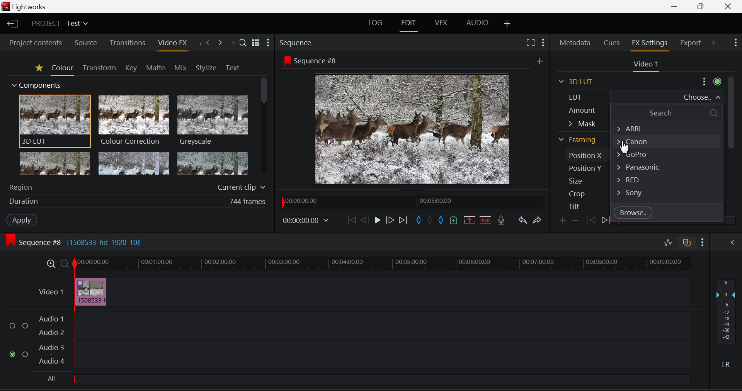  I want to click on Mosaic, so click(134, 164).